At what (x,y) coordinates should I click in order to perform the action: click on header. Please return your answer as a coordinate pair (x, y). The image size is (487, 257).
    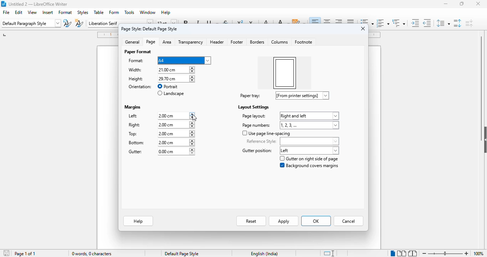
    Looking at the image, I should click on (217, 42).